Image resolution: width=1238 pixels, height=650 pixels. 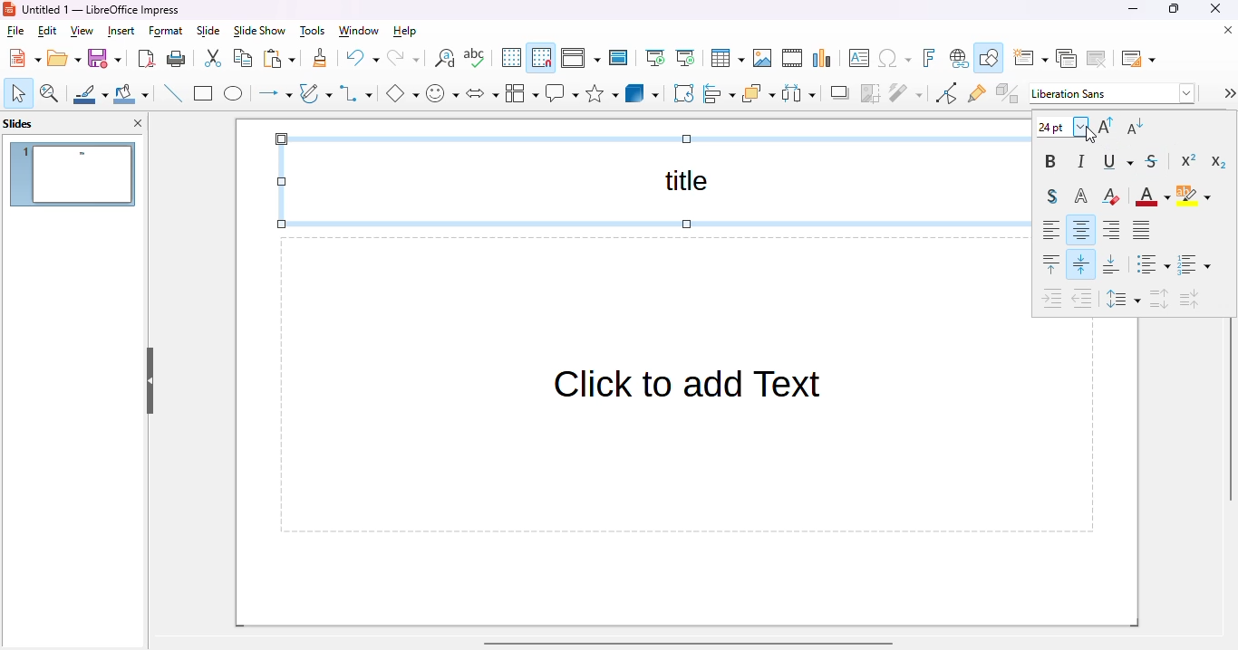 I want to click on arrange, so click(x=759, y=93).